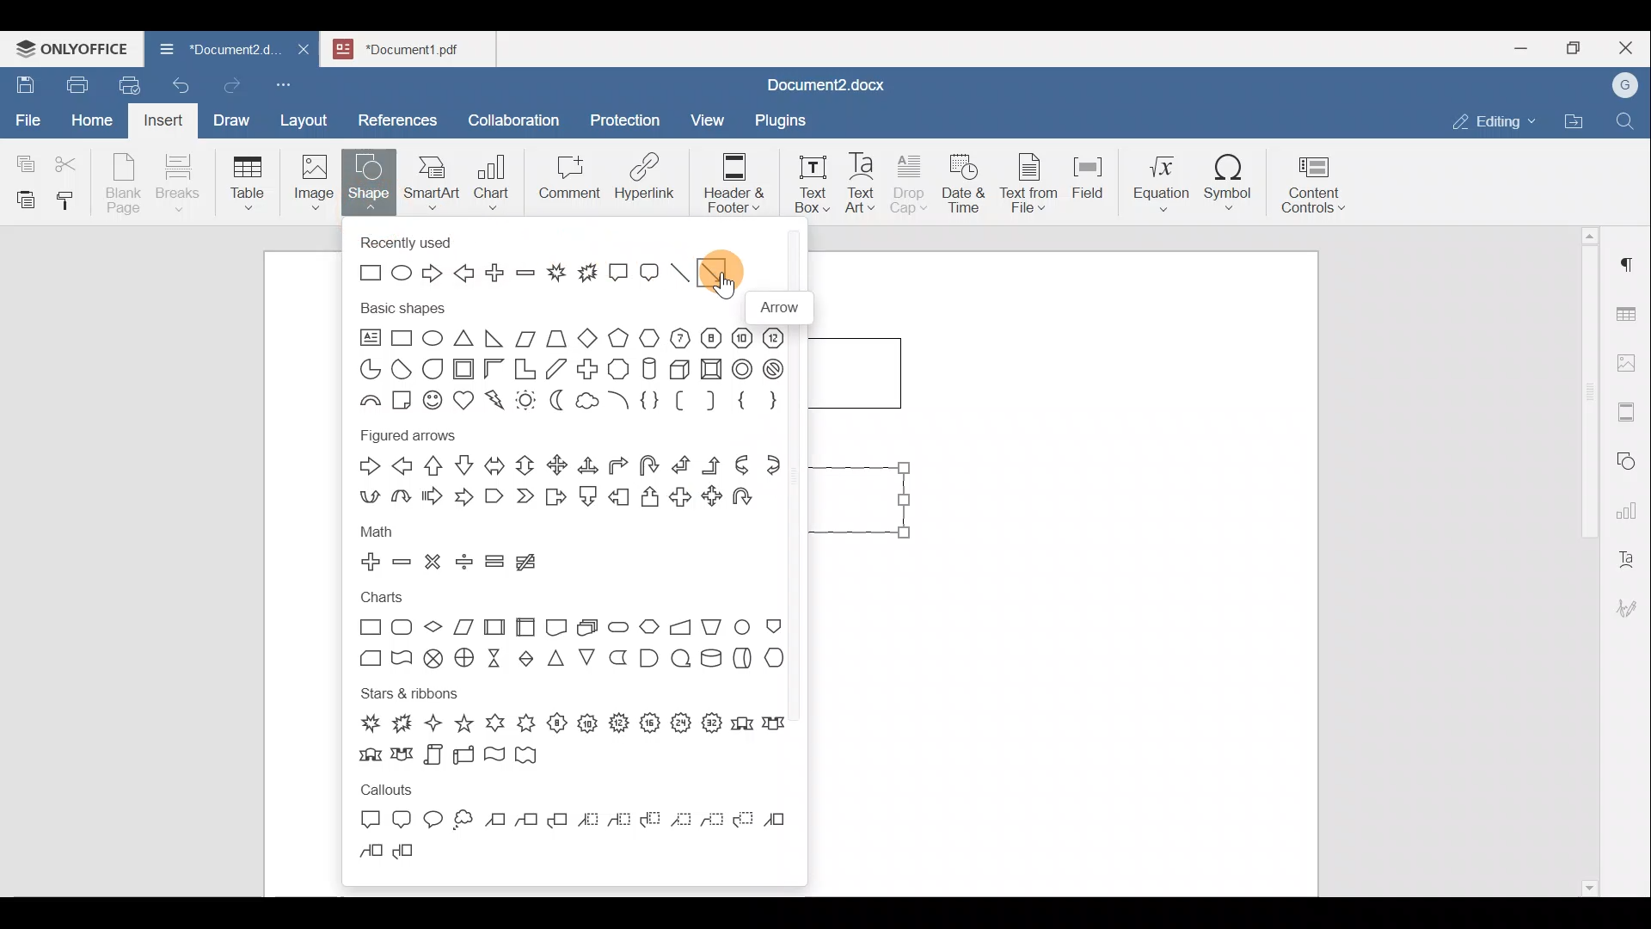 The image size is (1651, 929). I want to click on Table, so click(249, 179).